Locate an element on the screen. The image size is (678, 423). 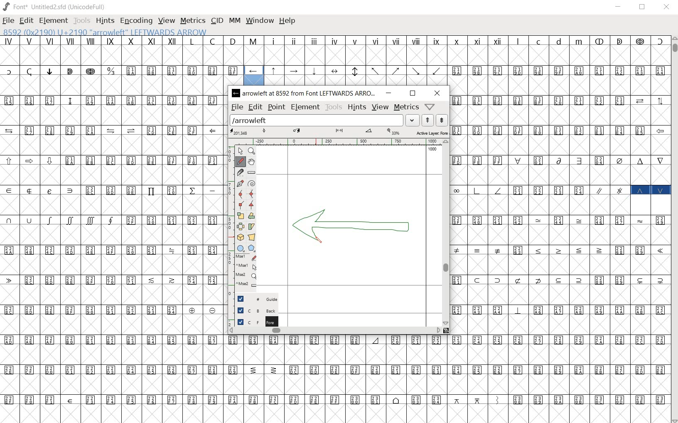
glyph name is located at coordinates (112, 32).